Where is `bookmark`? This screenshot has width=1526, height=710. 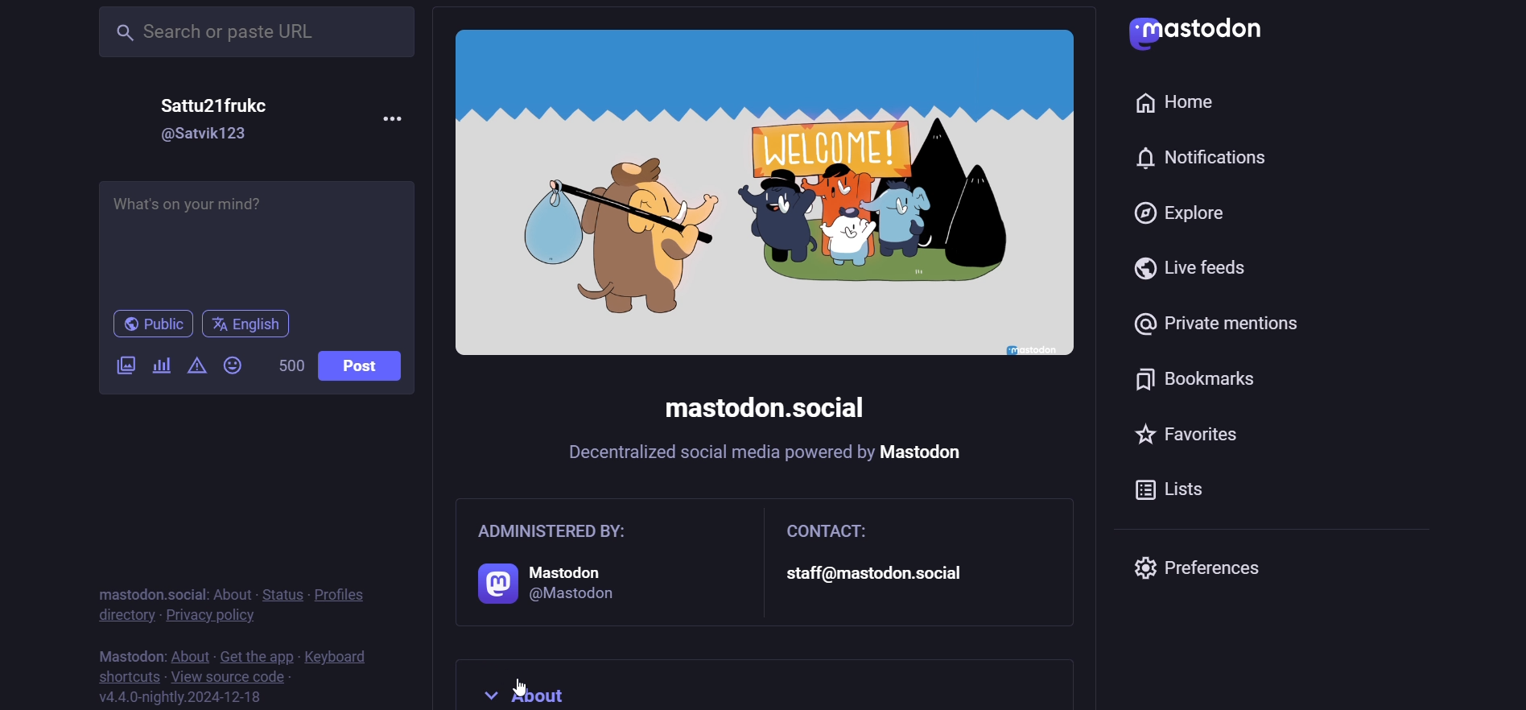
bookmark is located at coordinates (1201, 383).